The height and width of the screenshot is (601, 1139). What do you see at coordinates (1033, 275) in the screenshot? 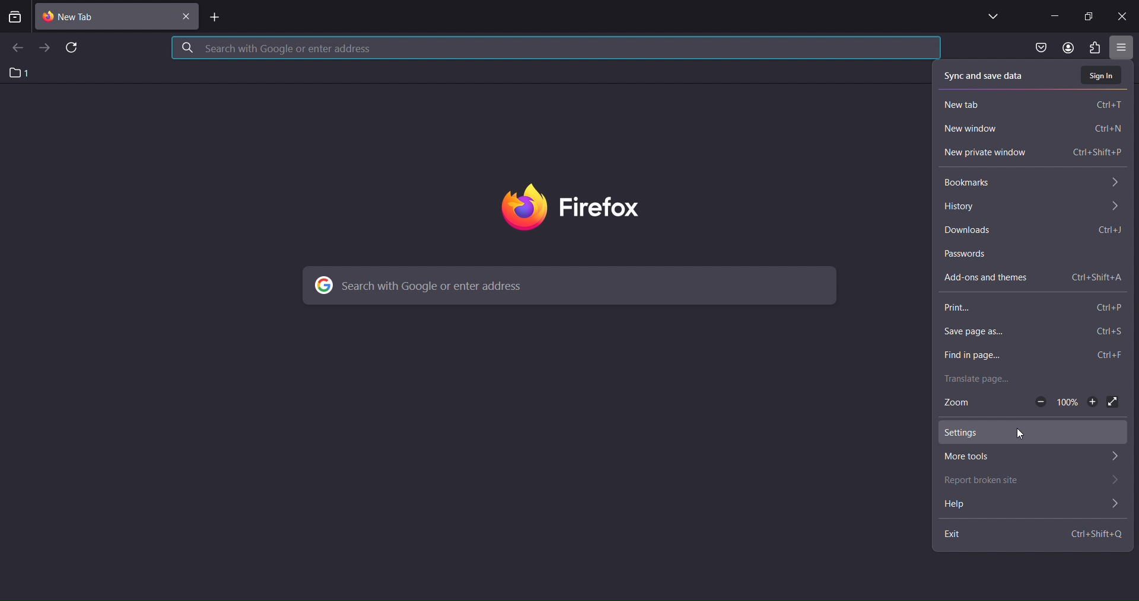
I see `add ons and themes` at bounding box center [1033, 275].